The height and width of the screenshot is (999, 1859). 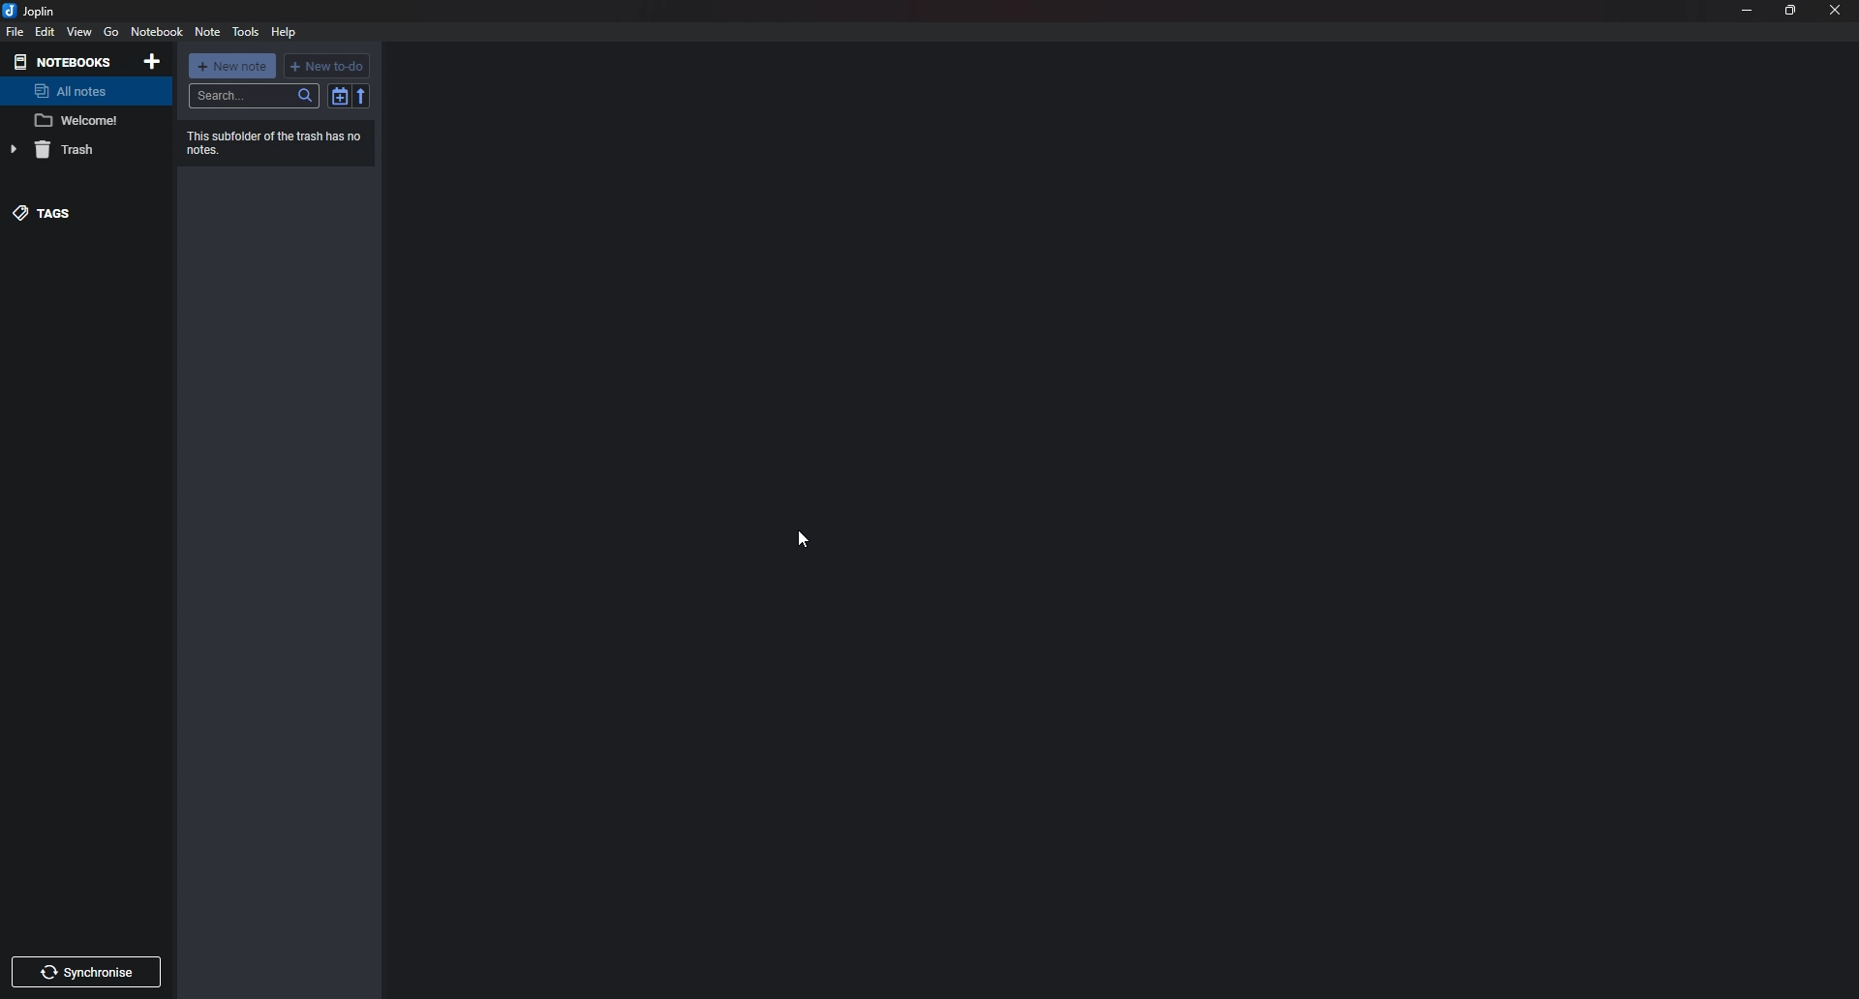 I want to click on Tools, so click(x=245, y=31).